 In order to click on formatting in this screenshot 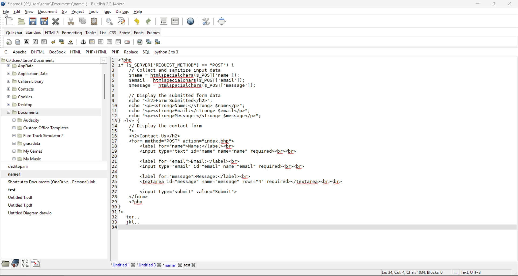, I will do `click(72, 34)`.